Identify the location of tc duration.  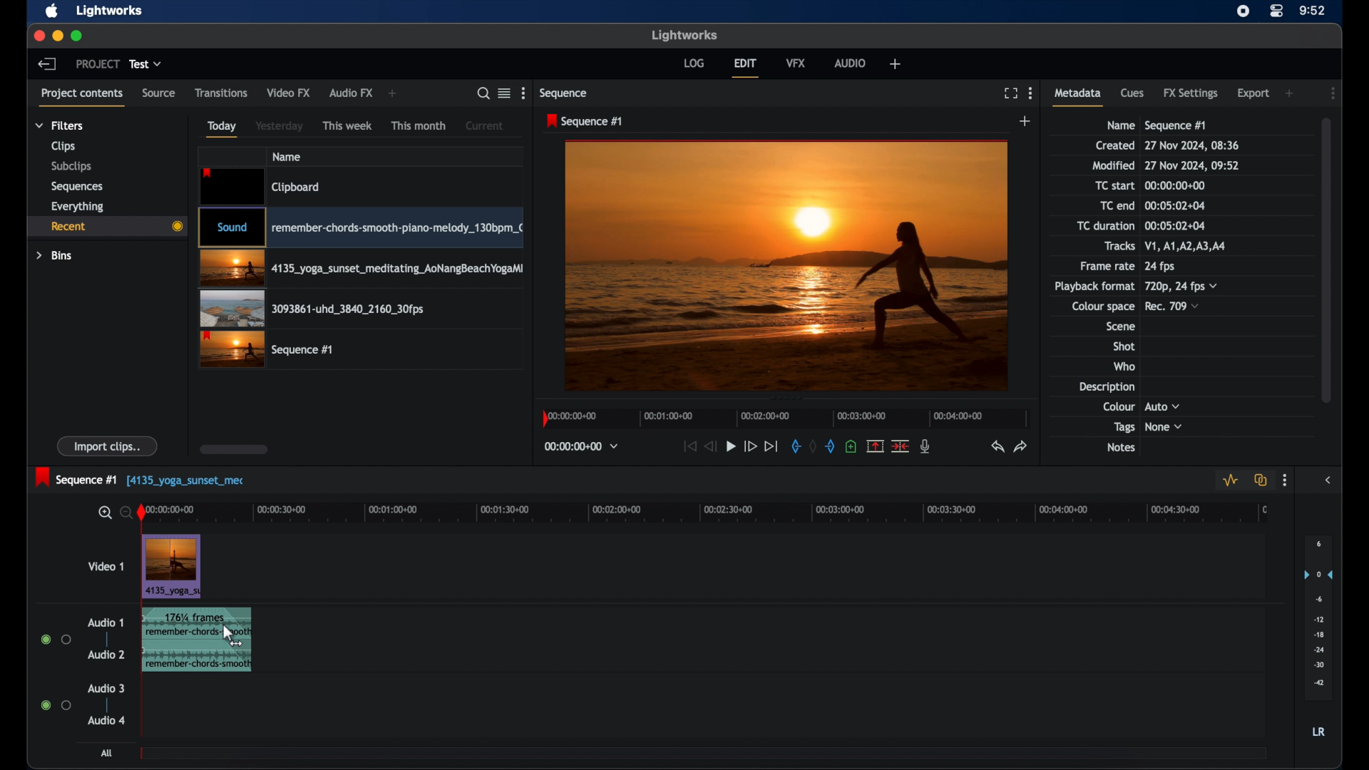
(1104, 225).